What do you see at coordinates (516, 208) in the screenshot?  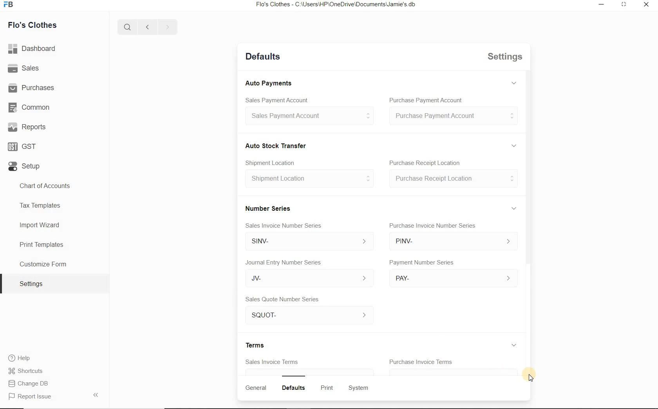 I see `Expand` at bounding box center [516, 208].